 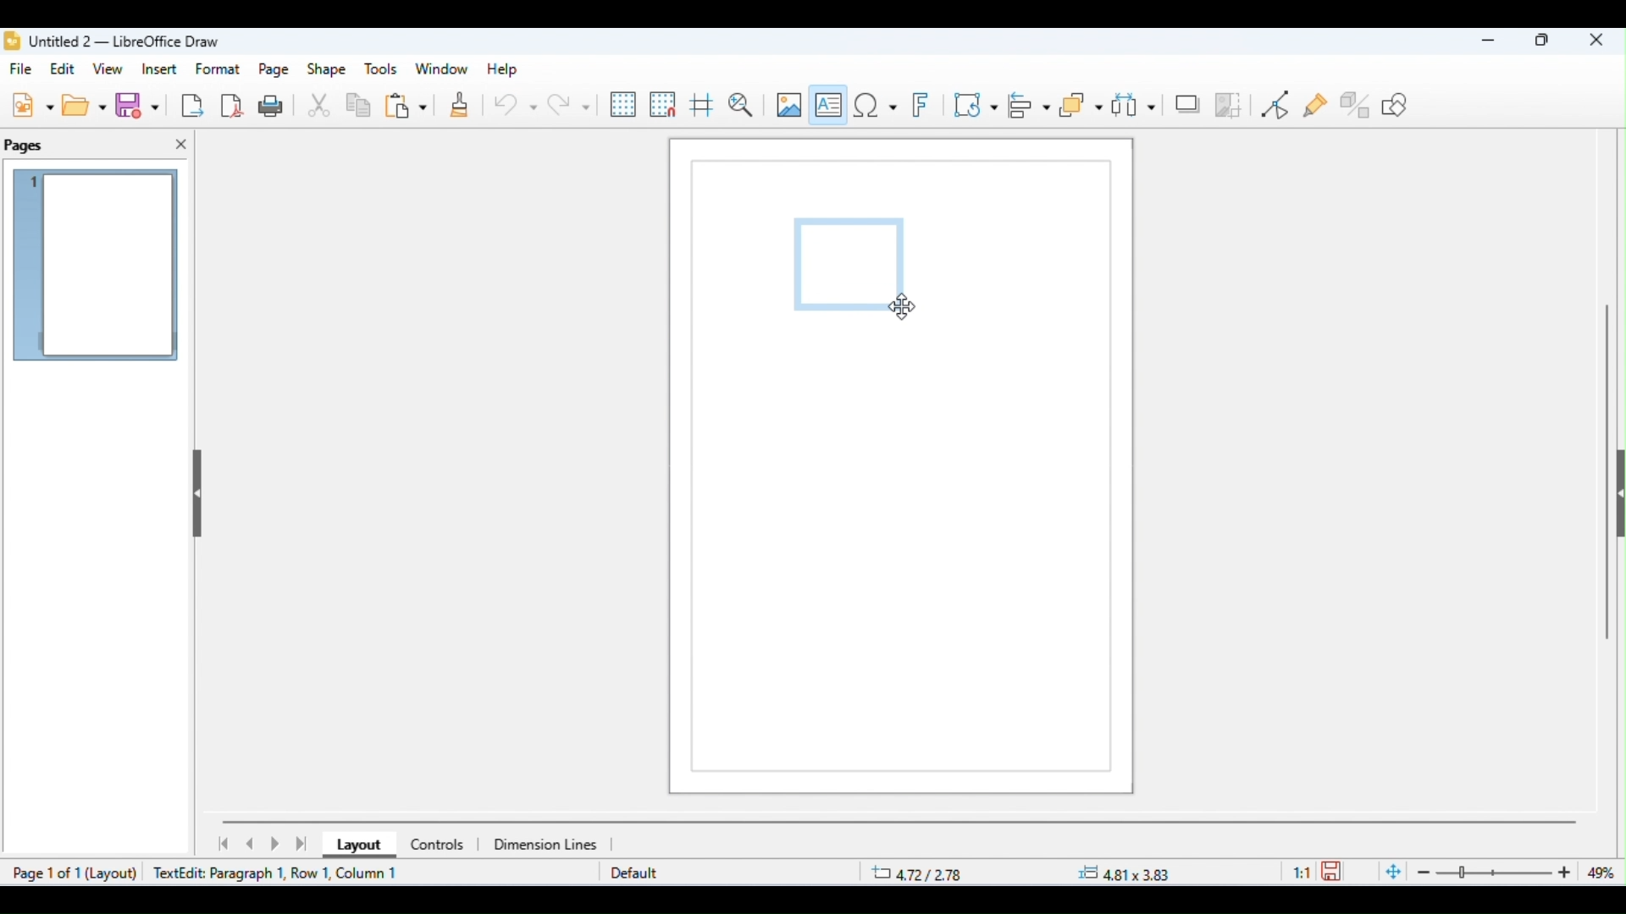 What do you see at coordinates (664, 104) in the screenshot?
I see `snap to grid` at bounding box center [664, 104].